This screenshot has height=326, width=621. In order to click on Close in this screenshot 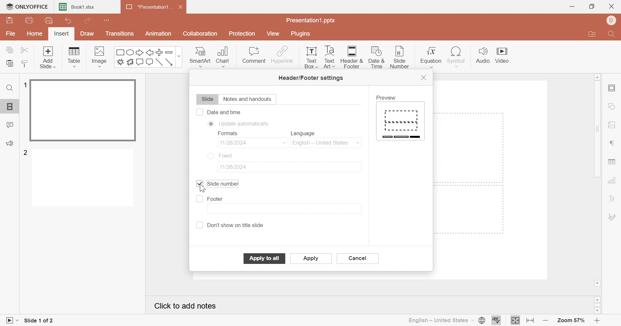, I will do `click(424, 77)`.